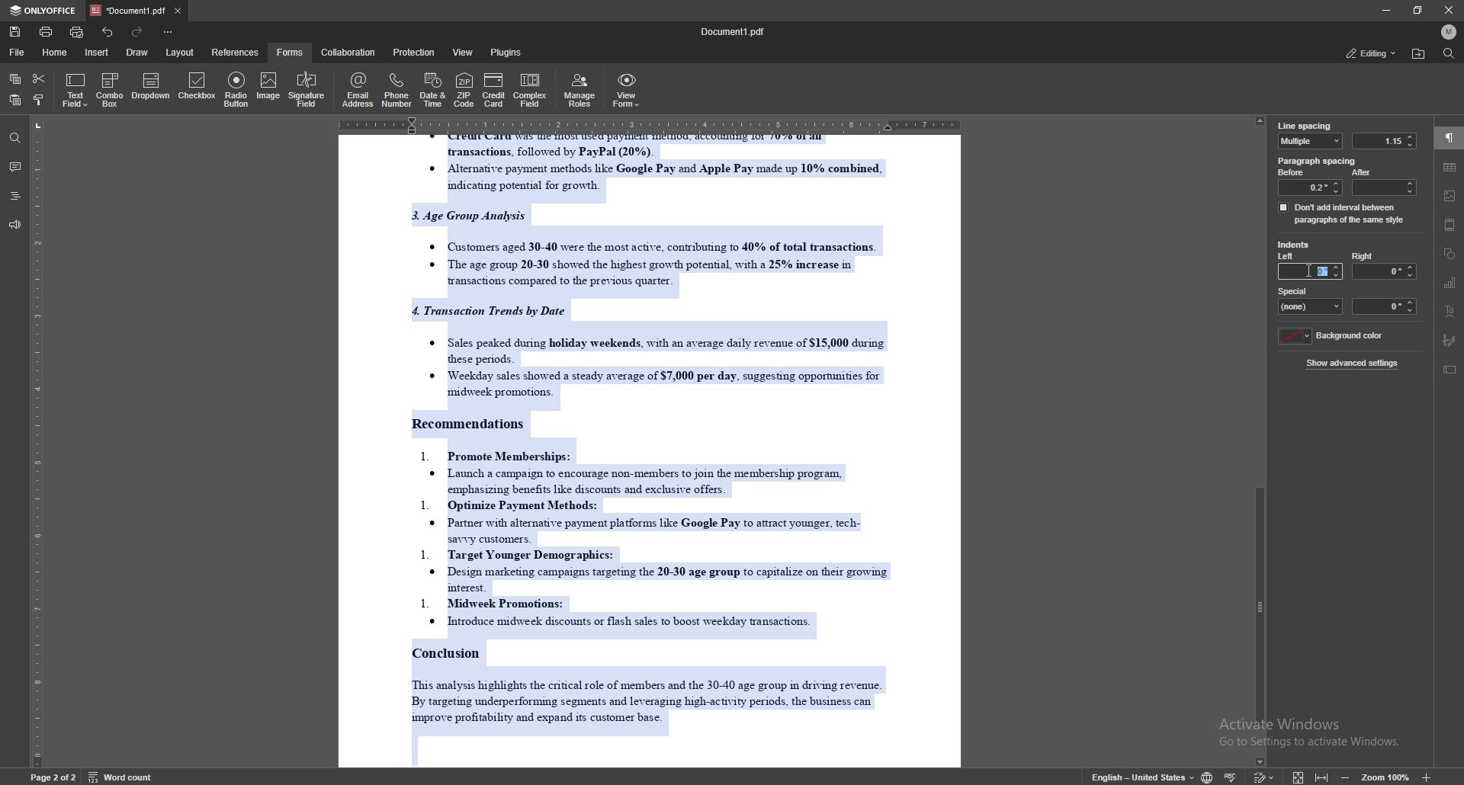 This screenshot has width=1464, height=785. What do you see at coordinates (178, 10) in the screenshot?
I see `close tab` at bounding box center [178, 10].